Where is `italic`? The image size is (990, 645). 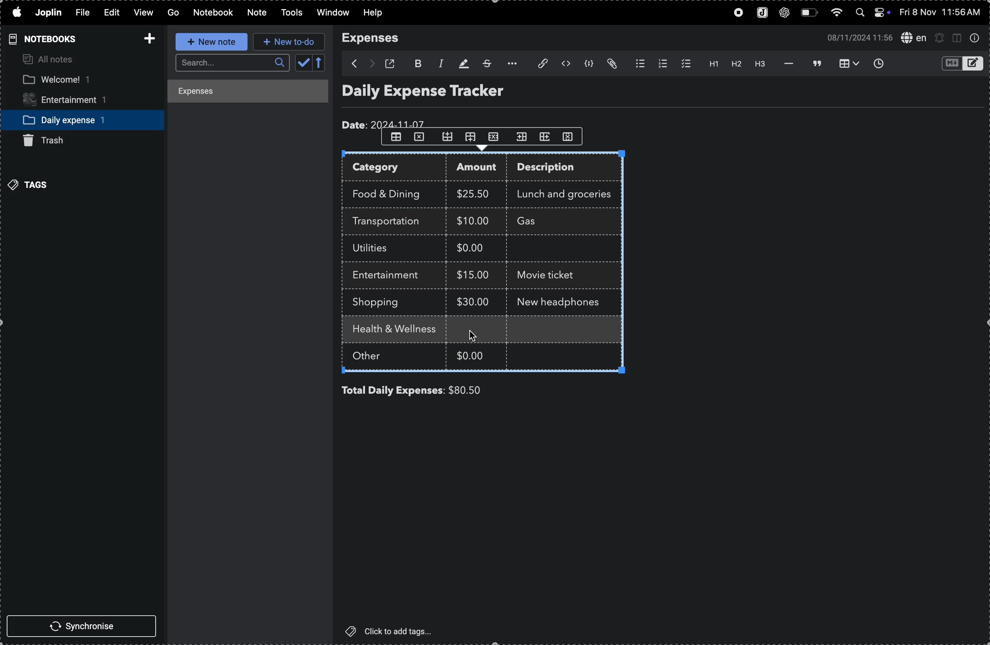
italic is located at coordinates (438, 63).